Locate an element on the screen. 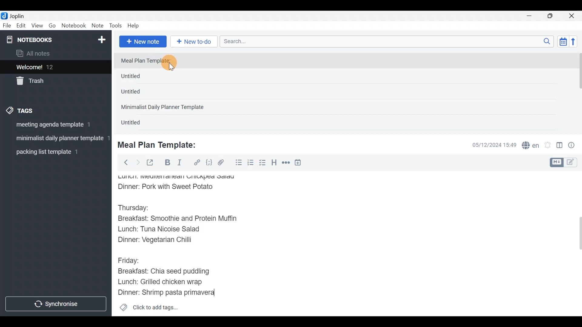 The image size is (582, 327). Reverse sort is located at coordinates (576, 43).